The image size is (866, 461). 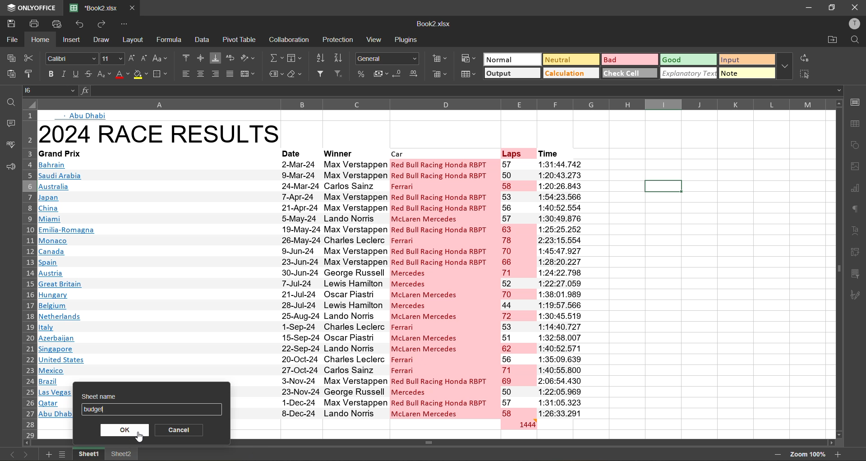 What do you see at coordinates (82, 24) in the screenshot?
I see `undo` at bounding box center [82, 24].